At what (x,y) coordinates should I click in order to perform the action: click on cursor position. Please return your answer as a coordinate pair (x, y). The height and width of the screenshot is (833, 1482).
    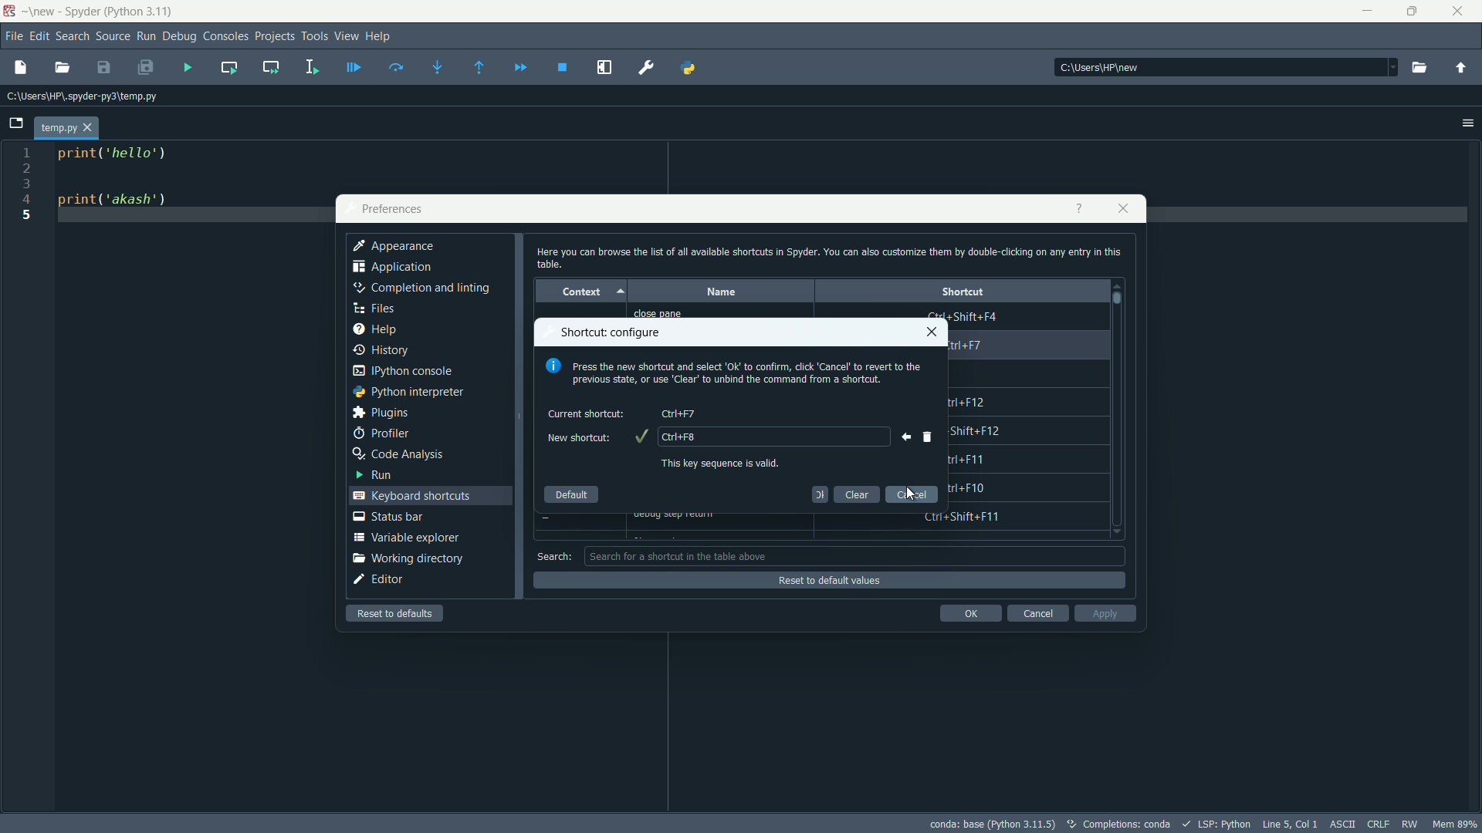
    Looking at the image, I should click on (1288, 822).